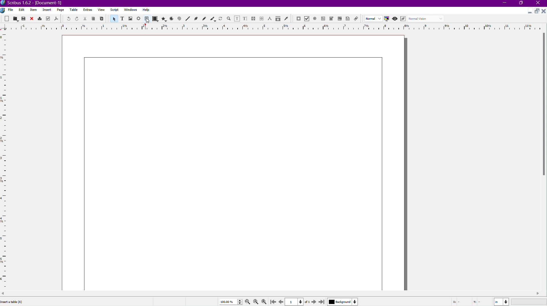 The image size is (547, 306). What do you see at coordinates (316, 19) in the screenshot?
I see `PDF Radio Button` at bounding box center [316, 19].